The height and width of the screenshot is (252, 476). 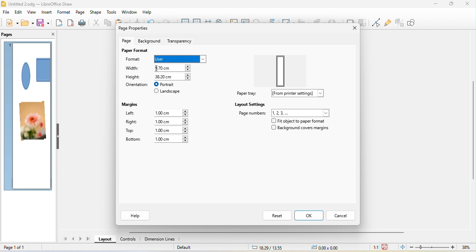 What do you see at coordinates (374, 247) in the screenshot?
I see `1:1` at bounding box center [374, 247].